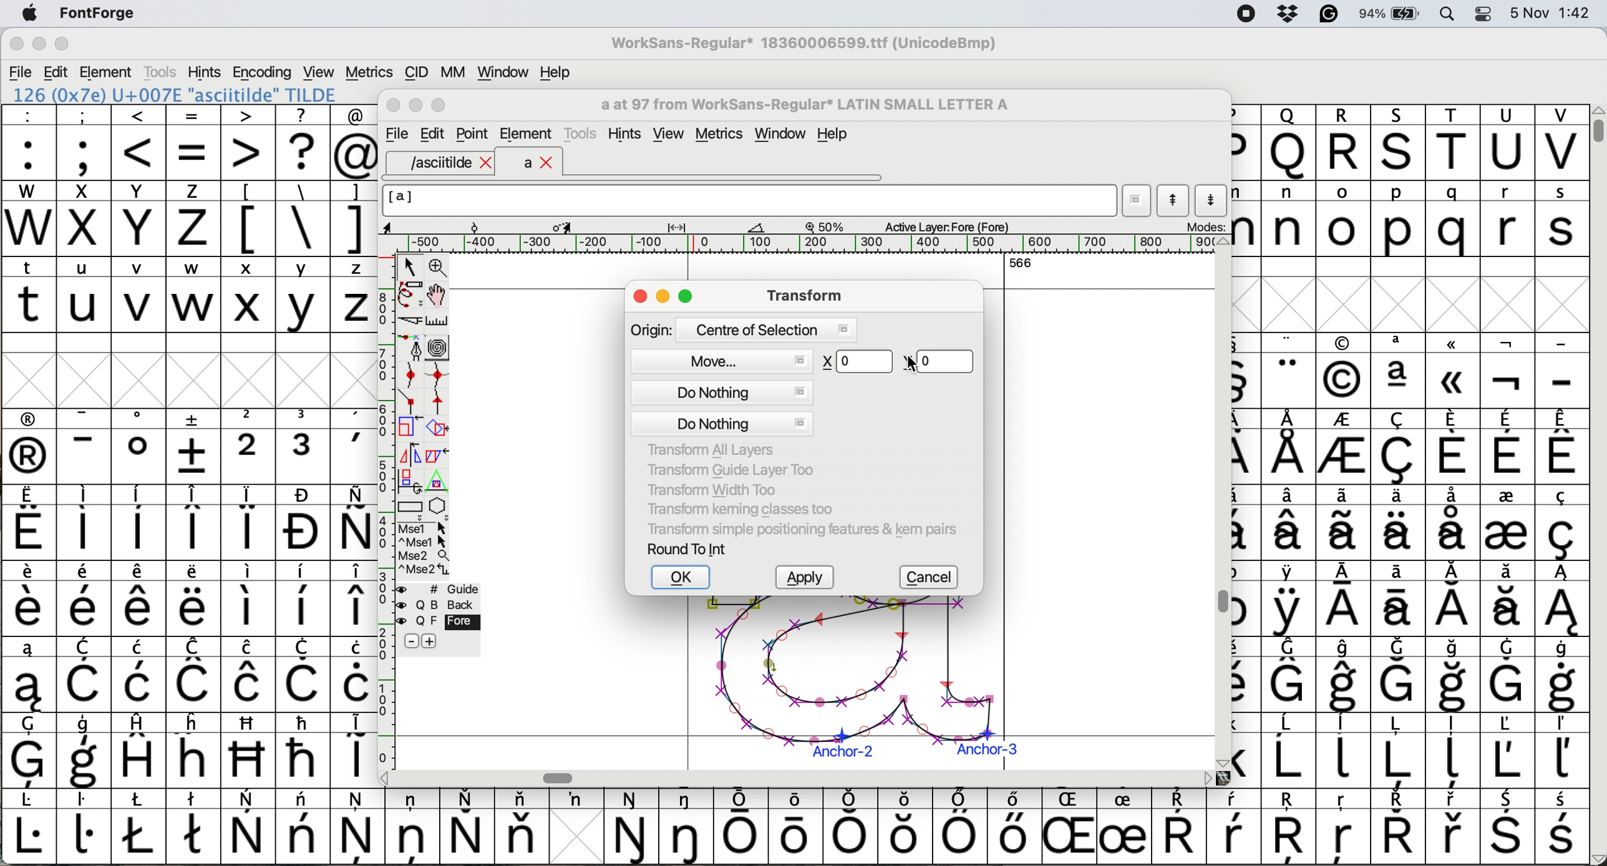  I want to click on file, so click(395, 134).